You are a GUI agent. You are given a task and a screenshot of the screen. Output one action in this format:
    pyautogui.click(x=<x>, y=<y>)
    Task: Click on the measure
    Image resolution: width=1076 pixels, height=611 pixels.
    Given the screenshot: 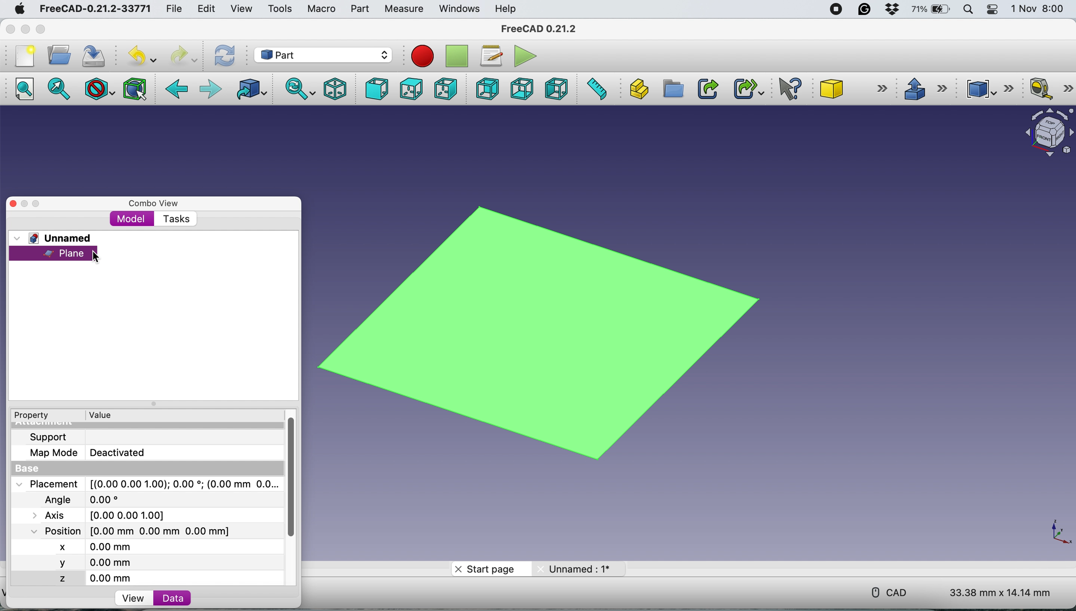 What is the action you would take?
    pyautogui.click(x=407, y=8)
    